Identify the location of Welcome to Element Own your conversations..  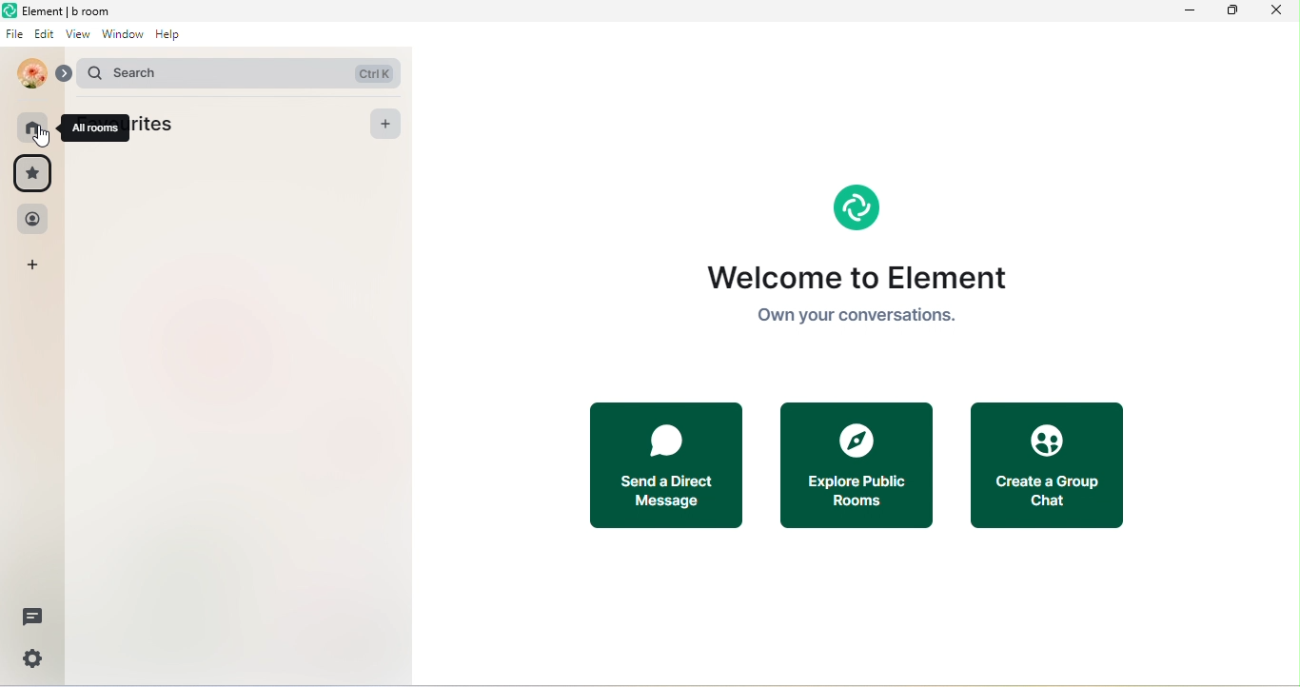
(858, 299).